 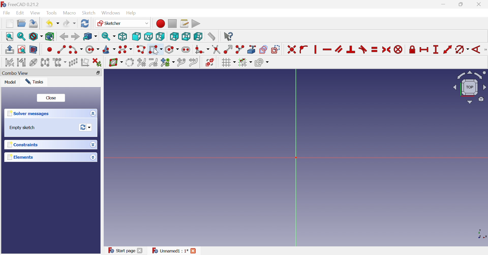 What do you see at coordinates (34, 24) in the screenshot?
I see `Save` at bounding box center [34, 24].